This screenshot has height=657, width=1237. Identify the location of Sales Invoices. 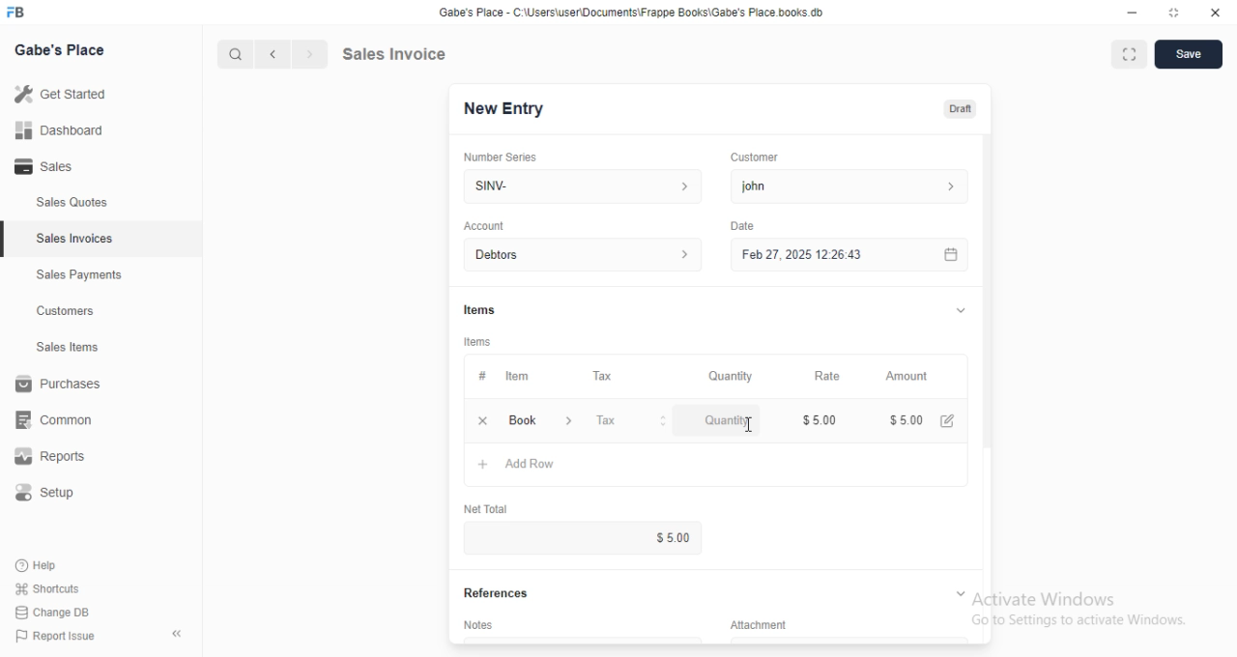
(77, 240).